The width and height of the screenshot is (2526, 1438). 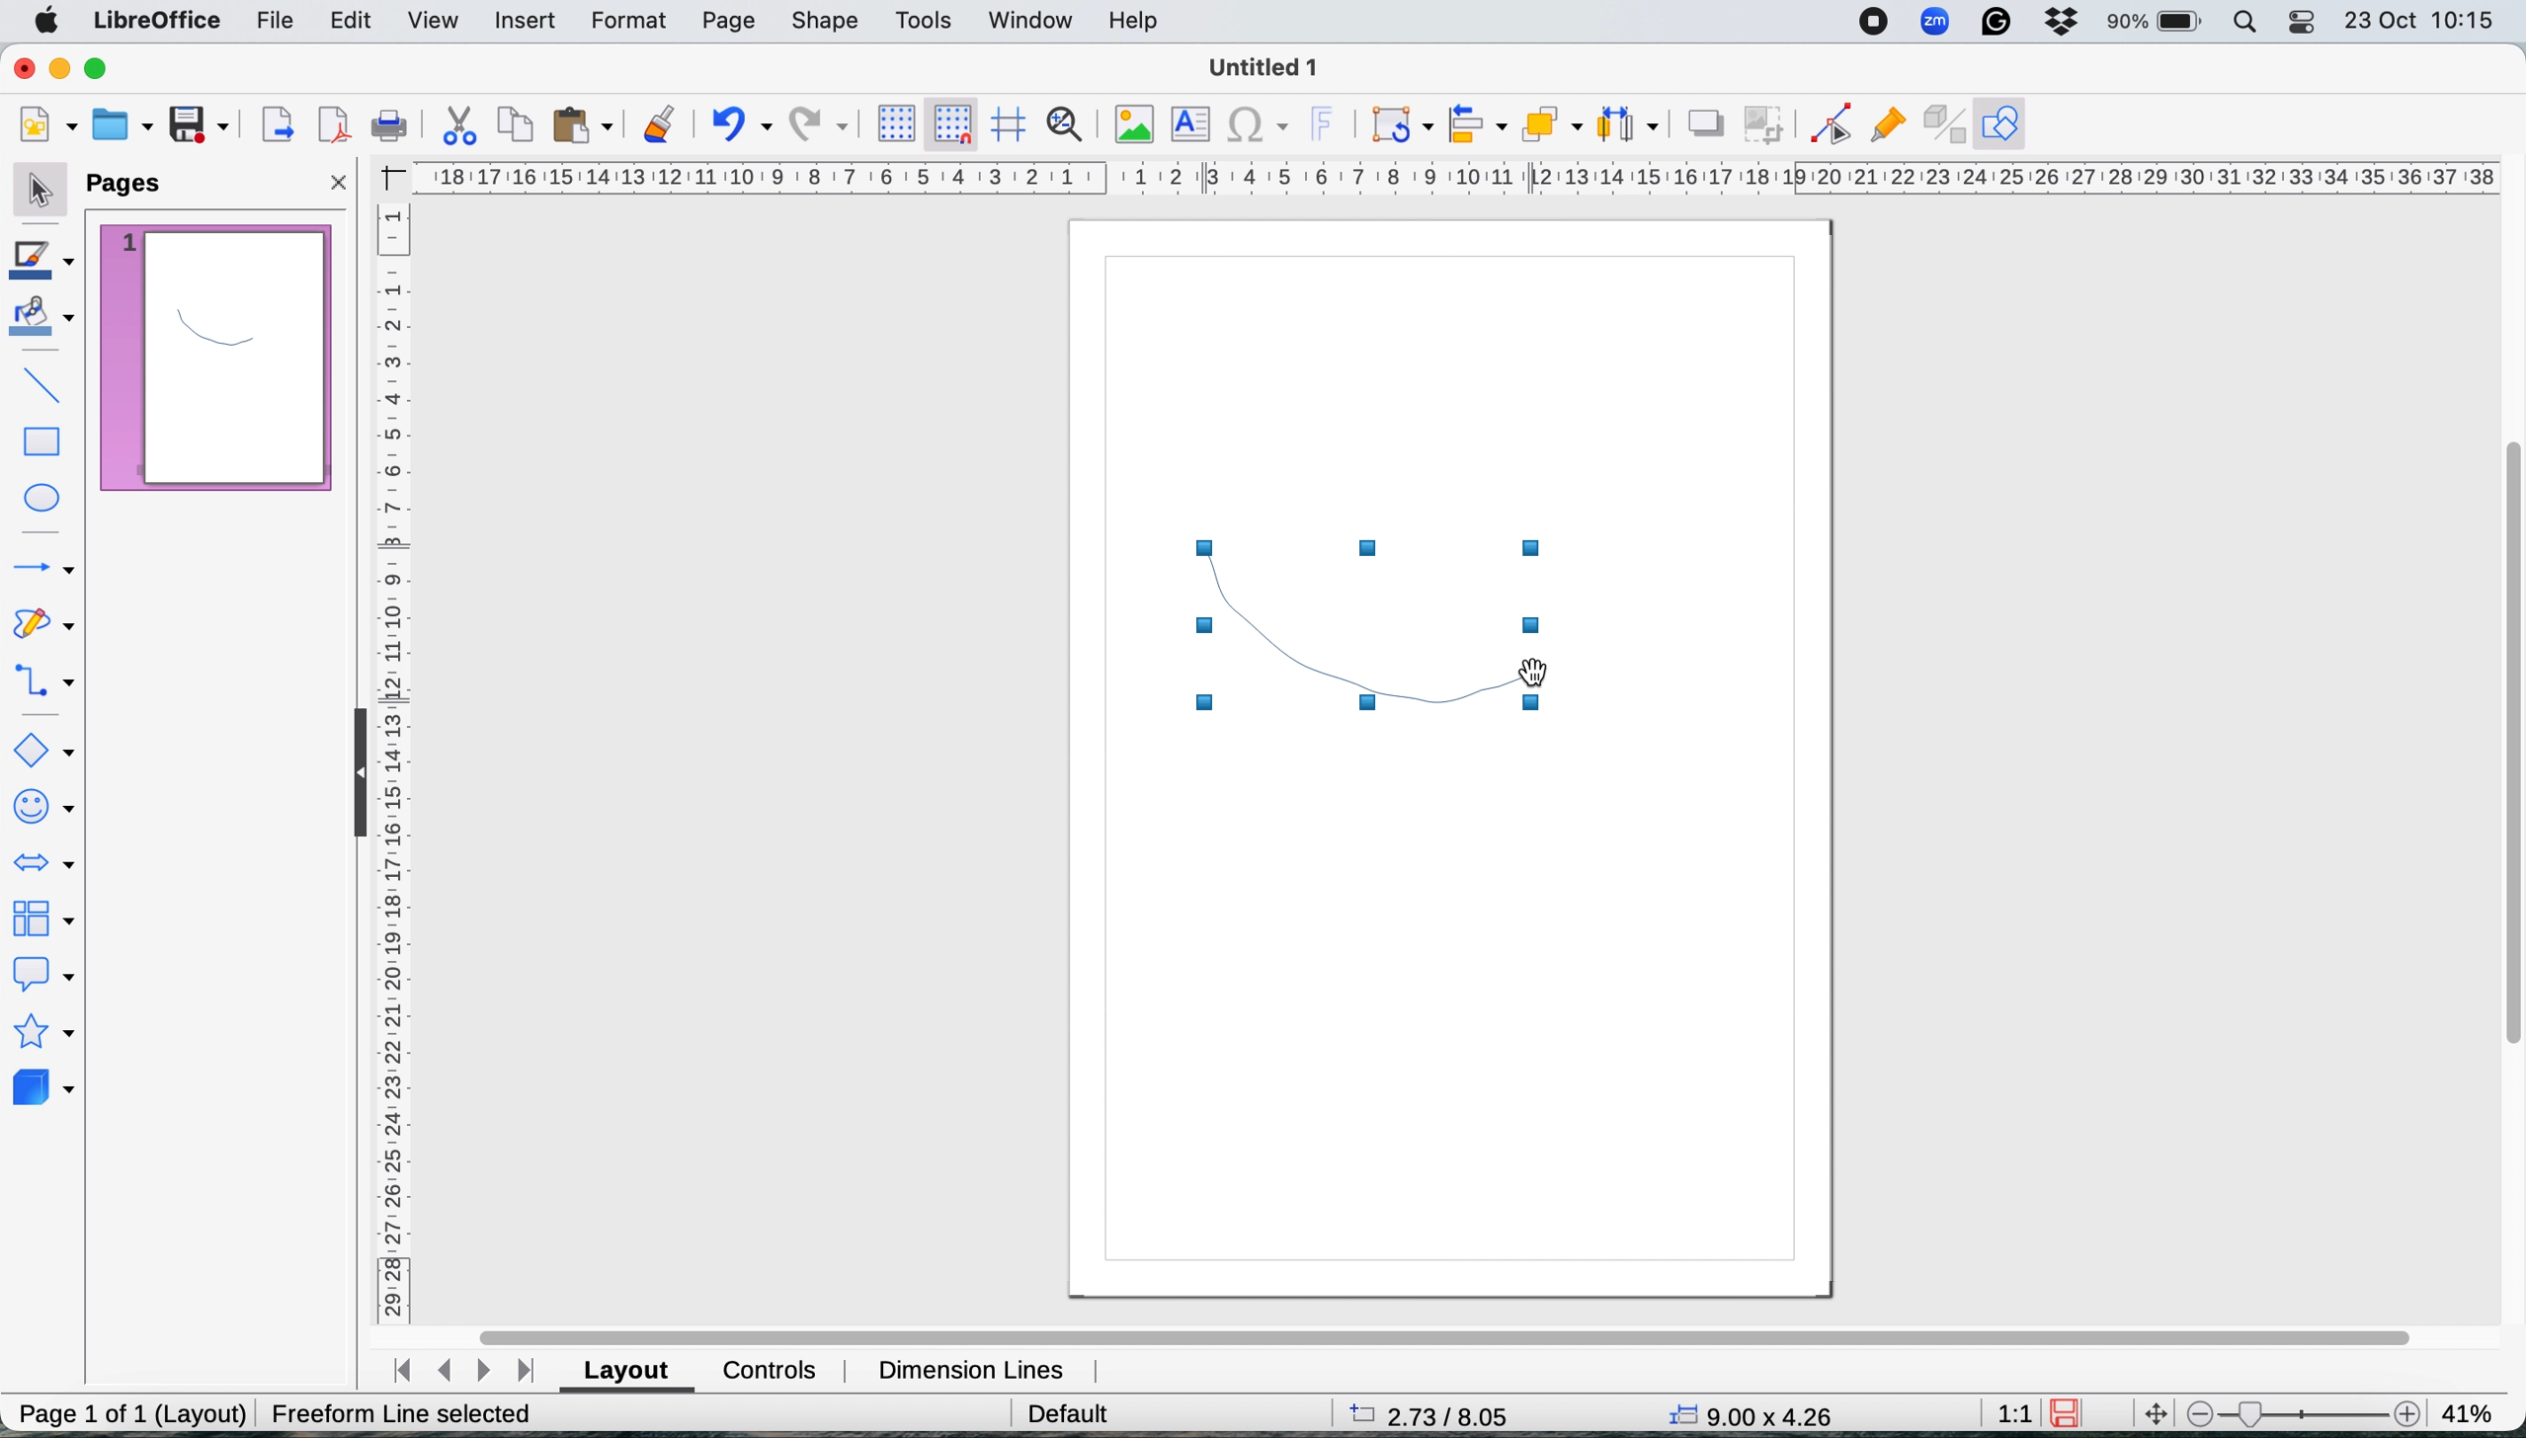 I want to click on toggle extrusions, so click(x=1942, y=122).